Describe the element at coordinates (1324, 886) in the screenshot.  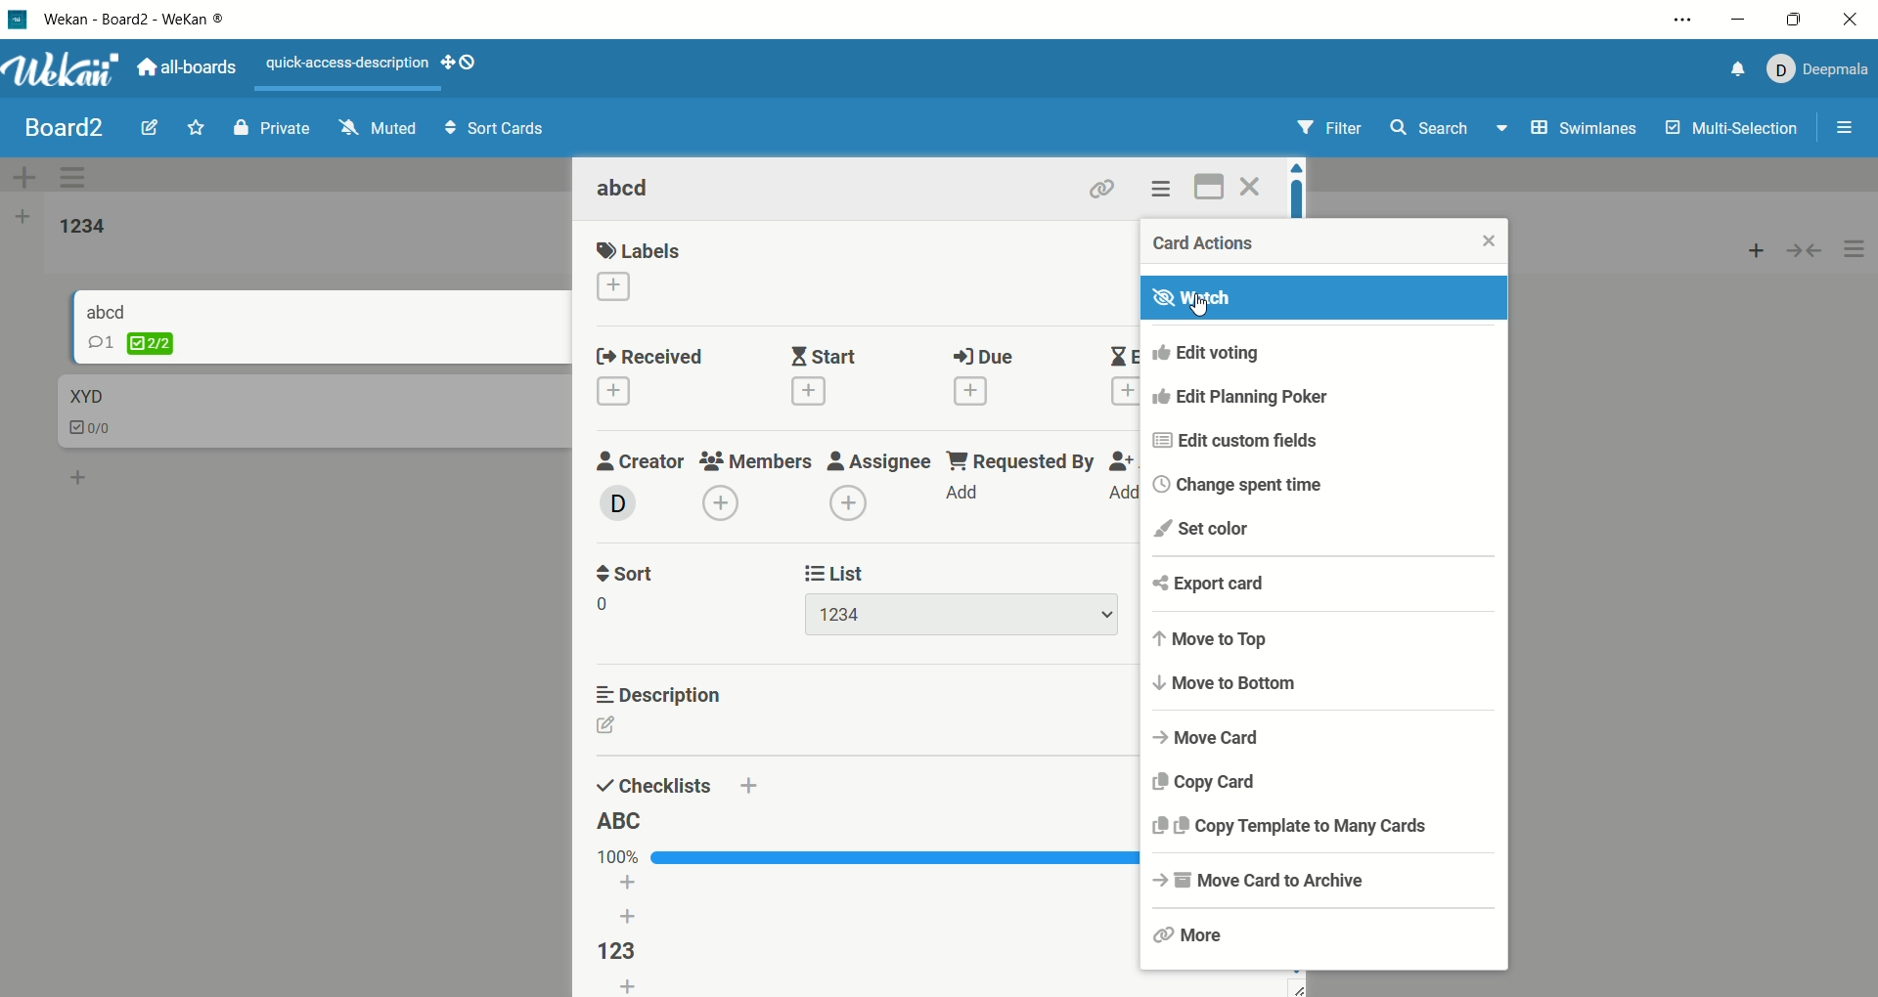
I see `move card to archive` at that location.